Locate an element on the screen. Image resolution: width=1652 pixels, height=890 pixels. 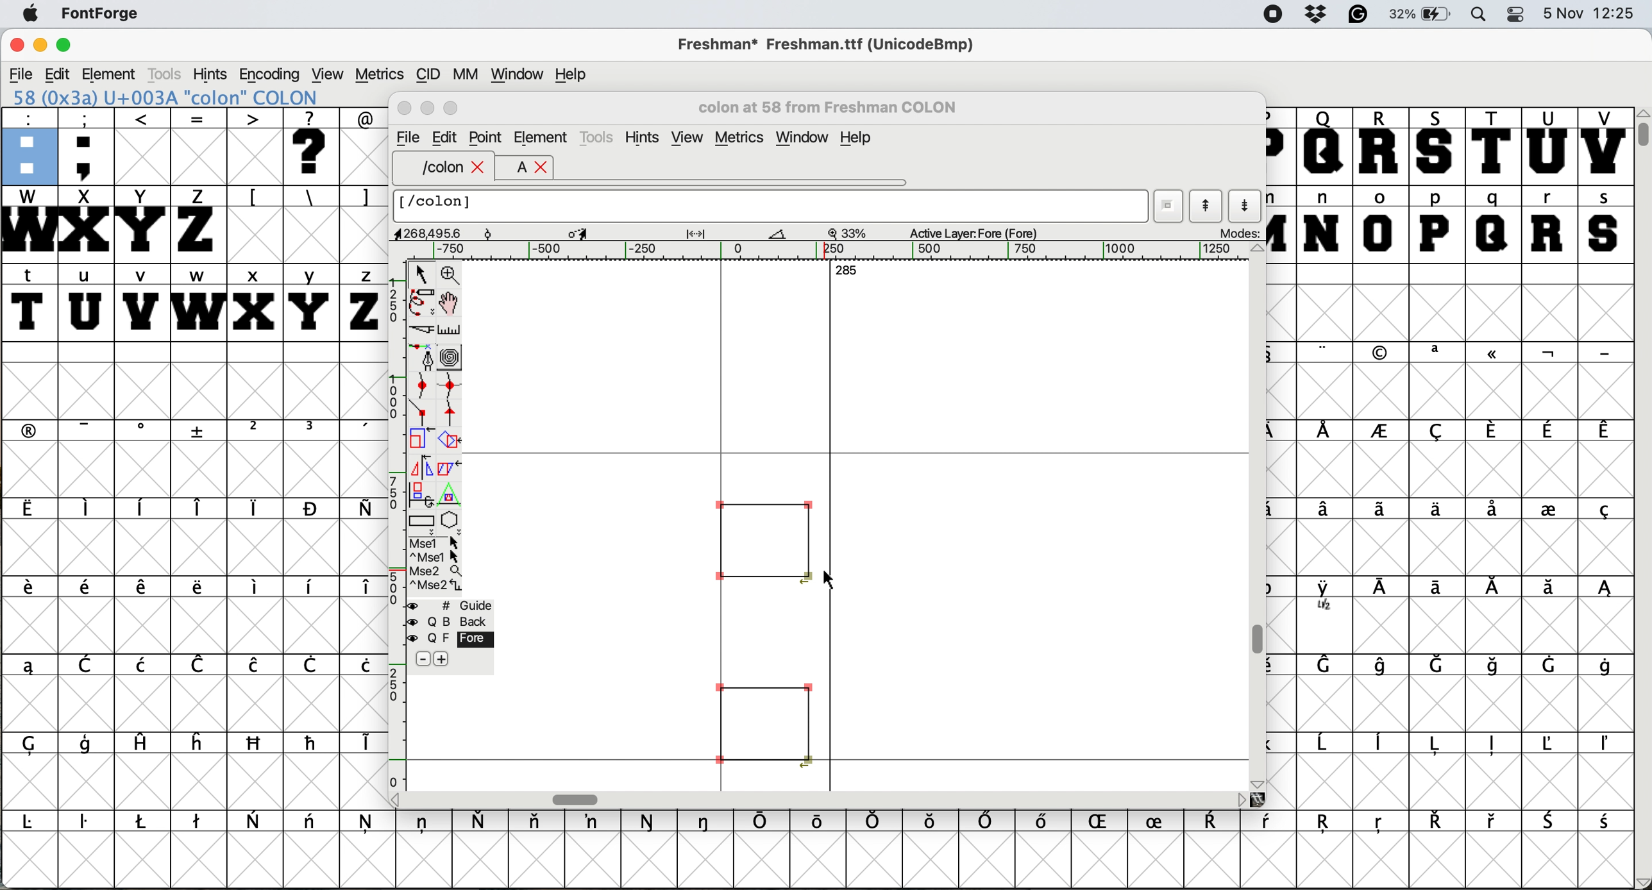
select is located at coordinates (419, 274).